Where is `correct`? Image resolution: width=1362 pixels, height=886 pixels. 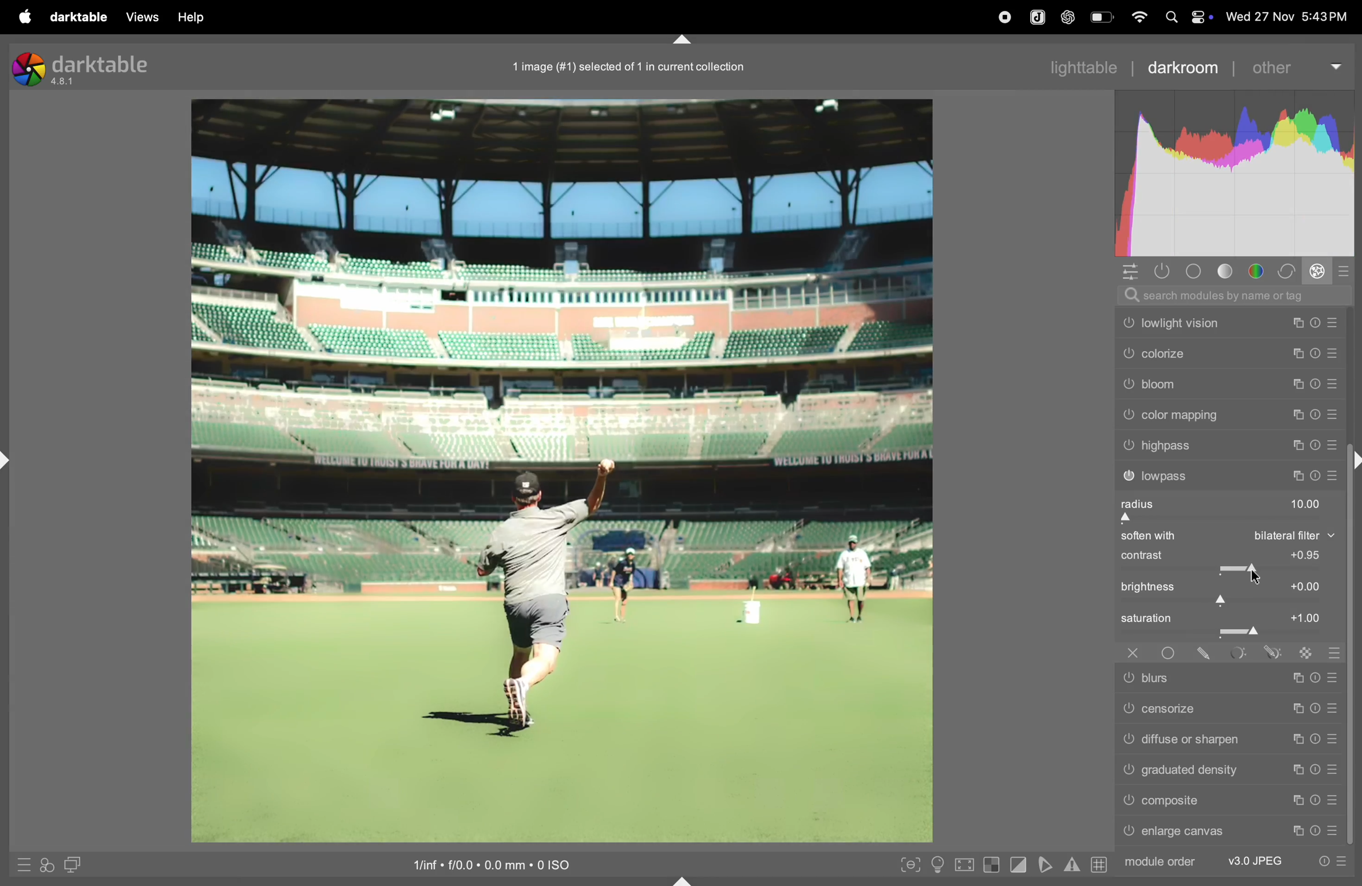 correct is located at coordinates (1286, 271).